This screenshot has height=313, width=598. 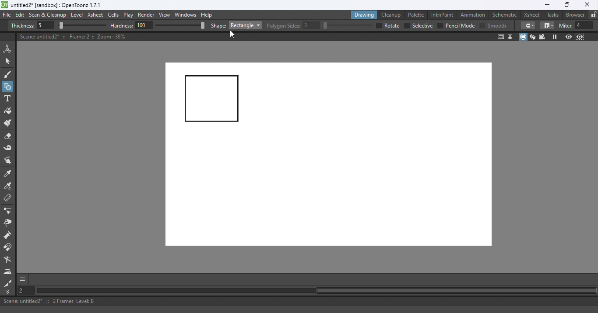 What do you see at coordinates (10, 74) in the screenshot?
I see `Brush tool` at bounding box center [10, 74].